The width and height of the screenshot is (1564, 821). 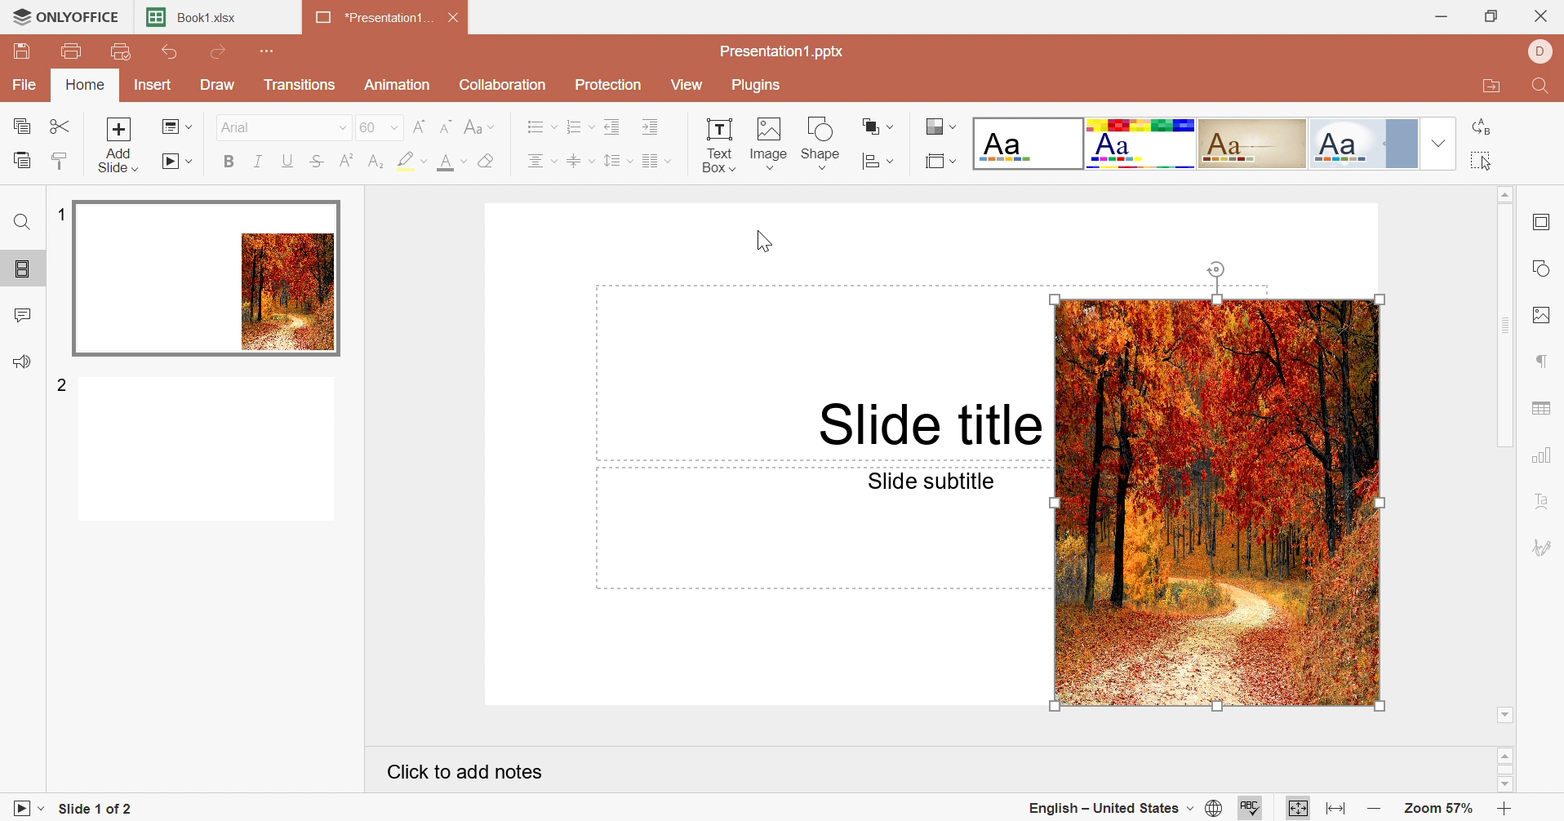 What do you see at coordinates (760, 86) in the screenshot?
I see `Plugins` at bounding box center [760, 86].